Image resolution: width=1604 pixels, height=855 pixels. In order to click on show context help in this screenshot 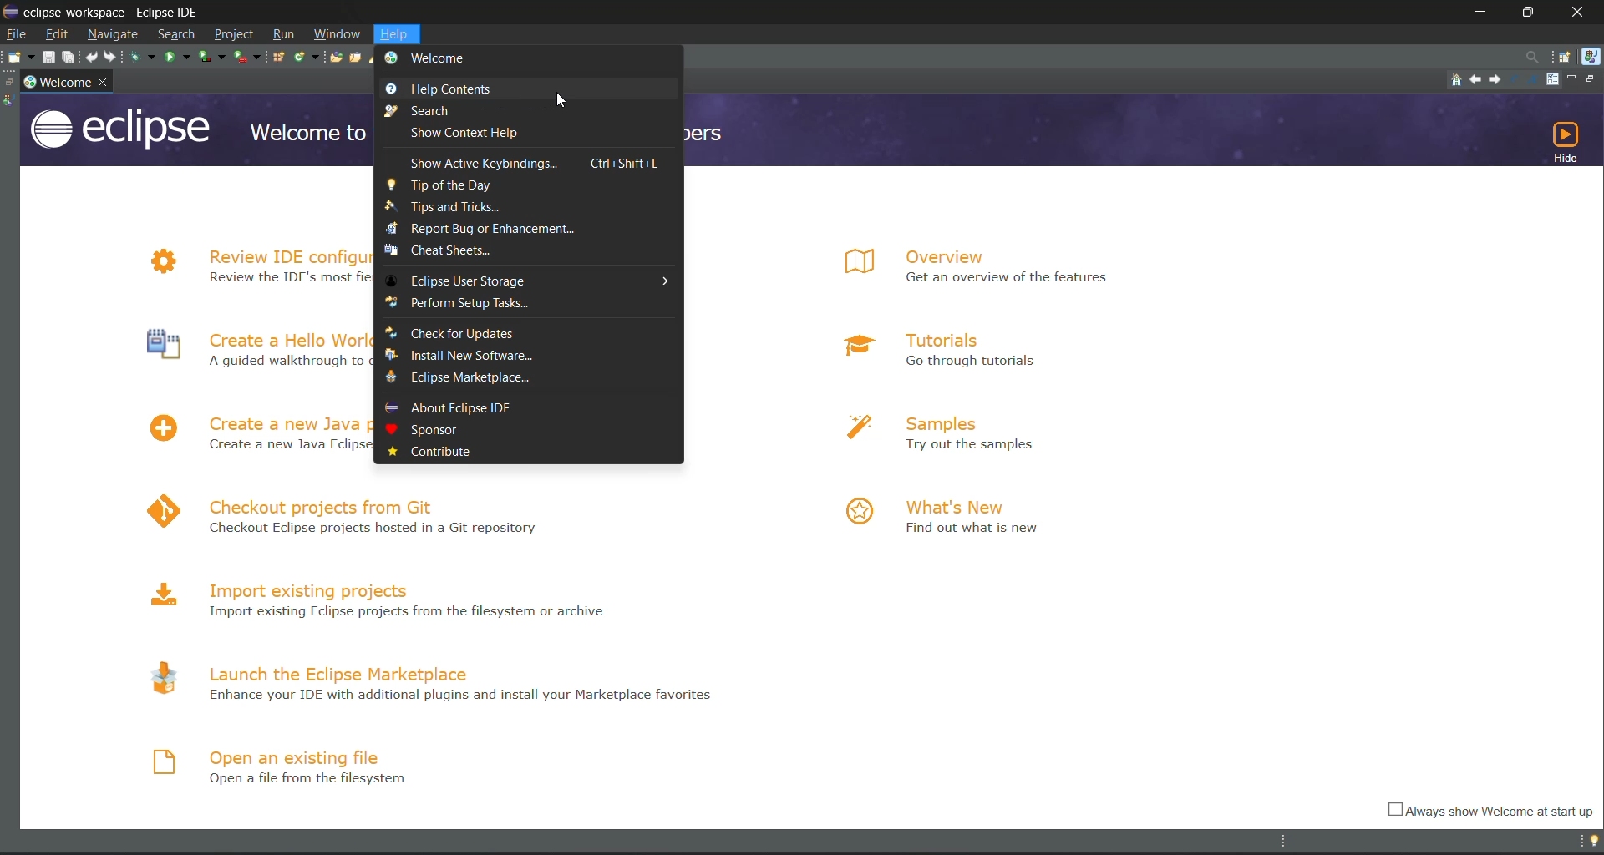, I will do `click(475, 136)`.